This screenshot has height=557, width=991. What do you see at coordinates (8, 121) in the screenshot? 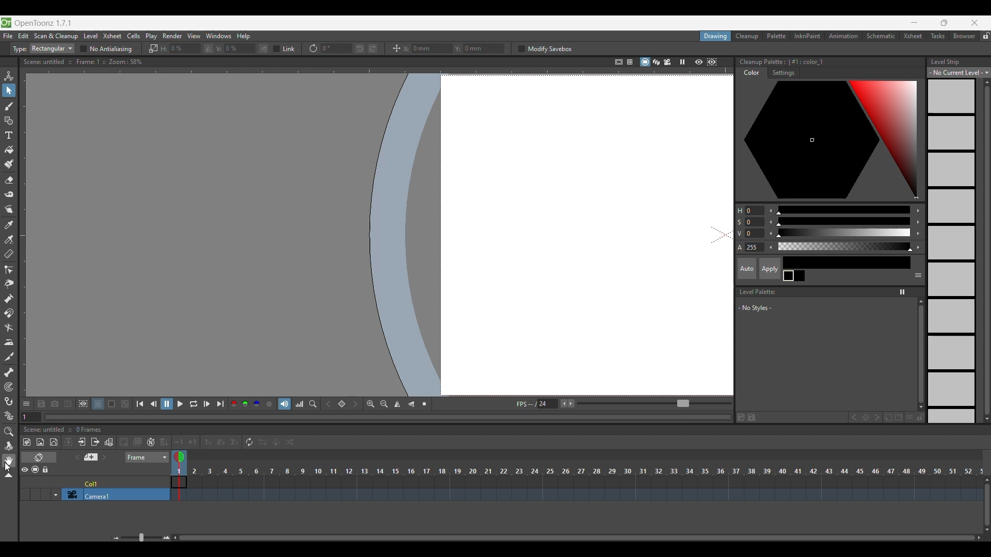
I see `Geometric tool` at bounding box center [8, 121].